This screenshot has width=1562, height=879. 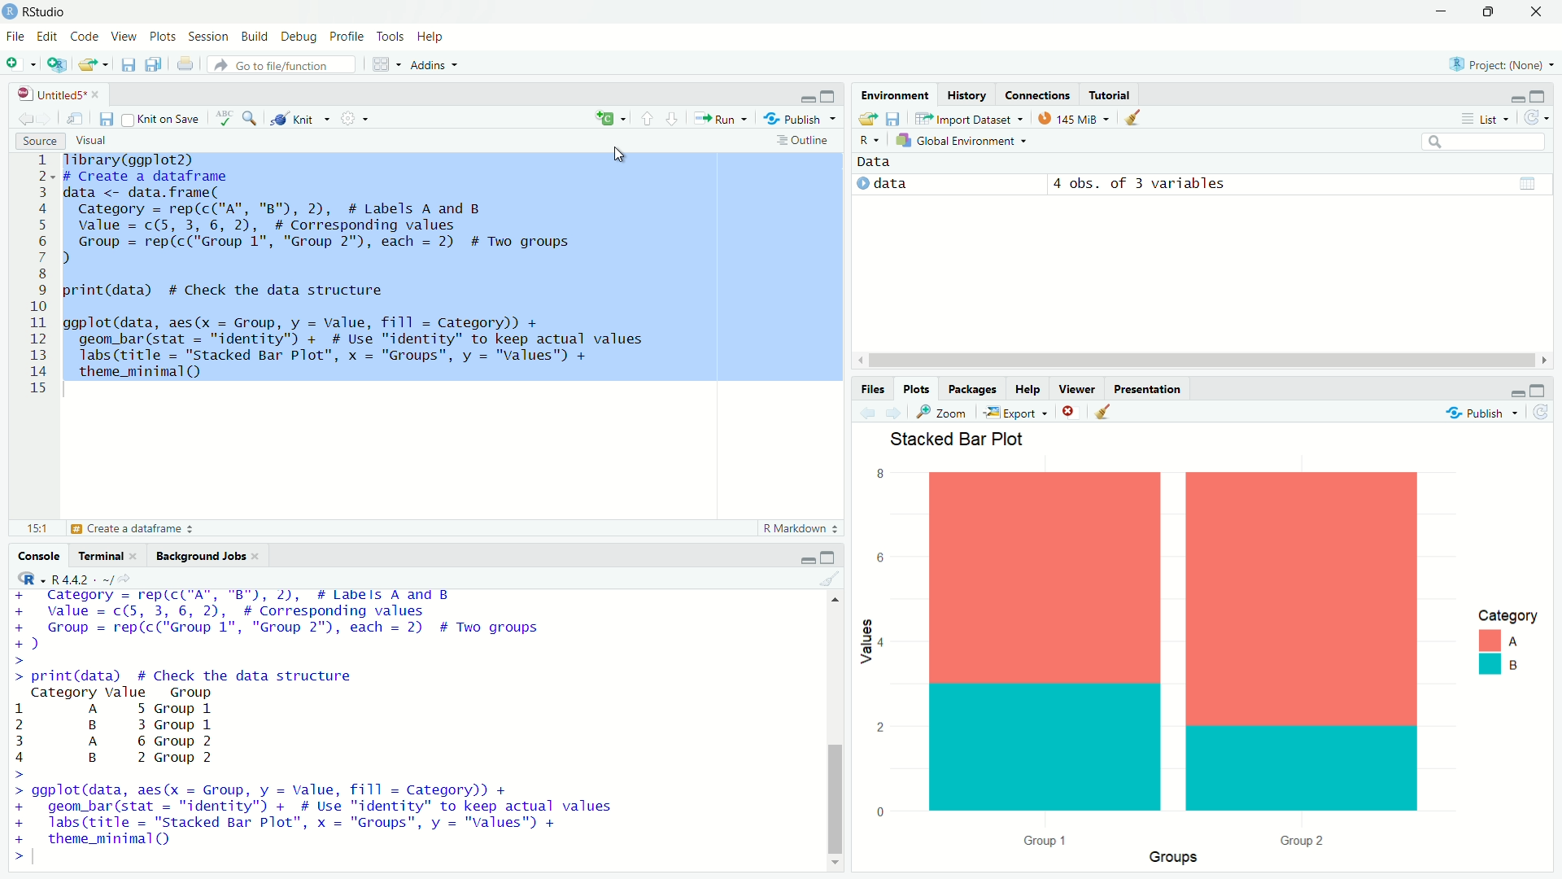 What do you see at coordinates (85, 36) in the screenshot?
I see `Code` at bounding box center [85, 36].